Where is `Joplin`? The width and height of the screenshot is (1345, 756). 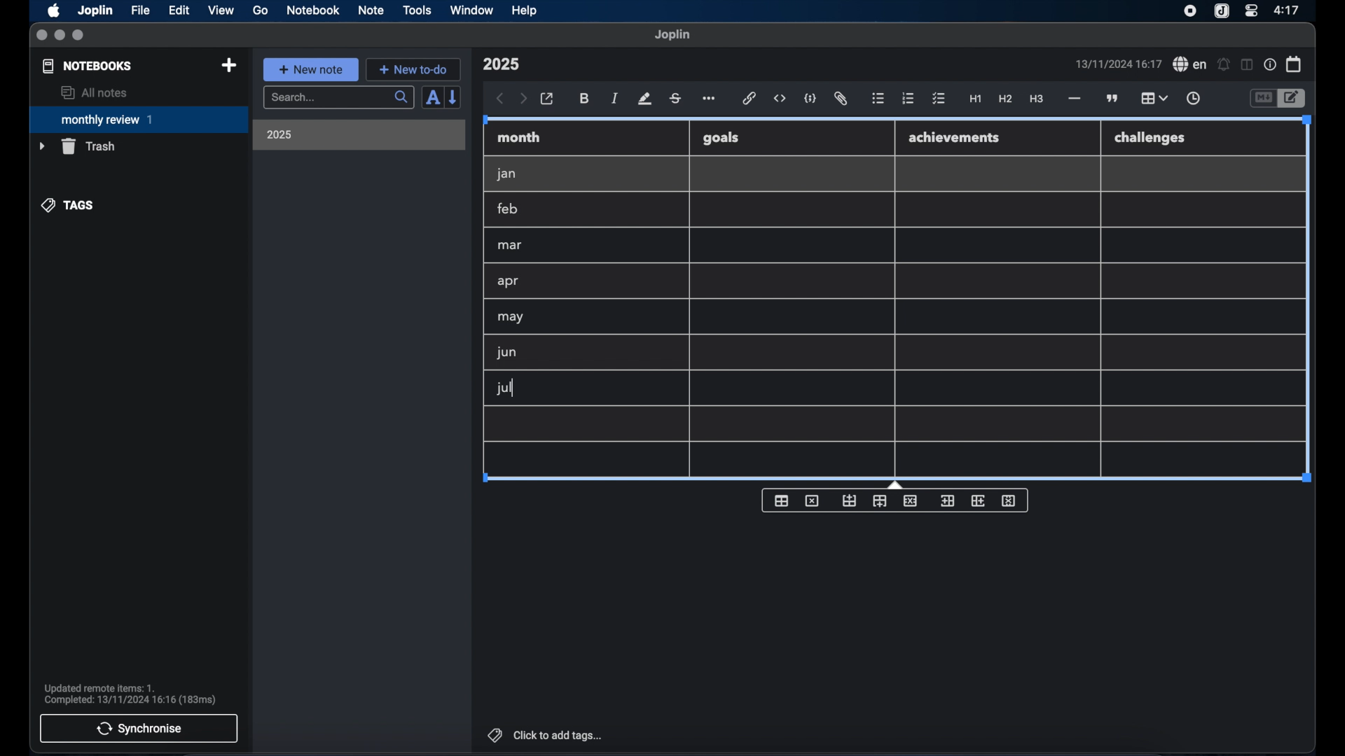
Joplin is located at coordinates (97, 11).